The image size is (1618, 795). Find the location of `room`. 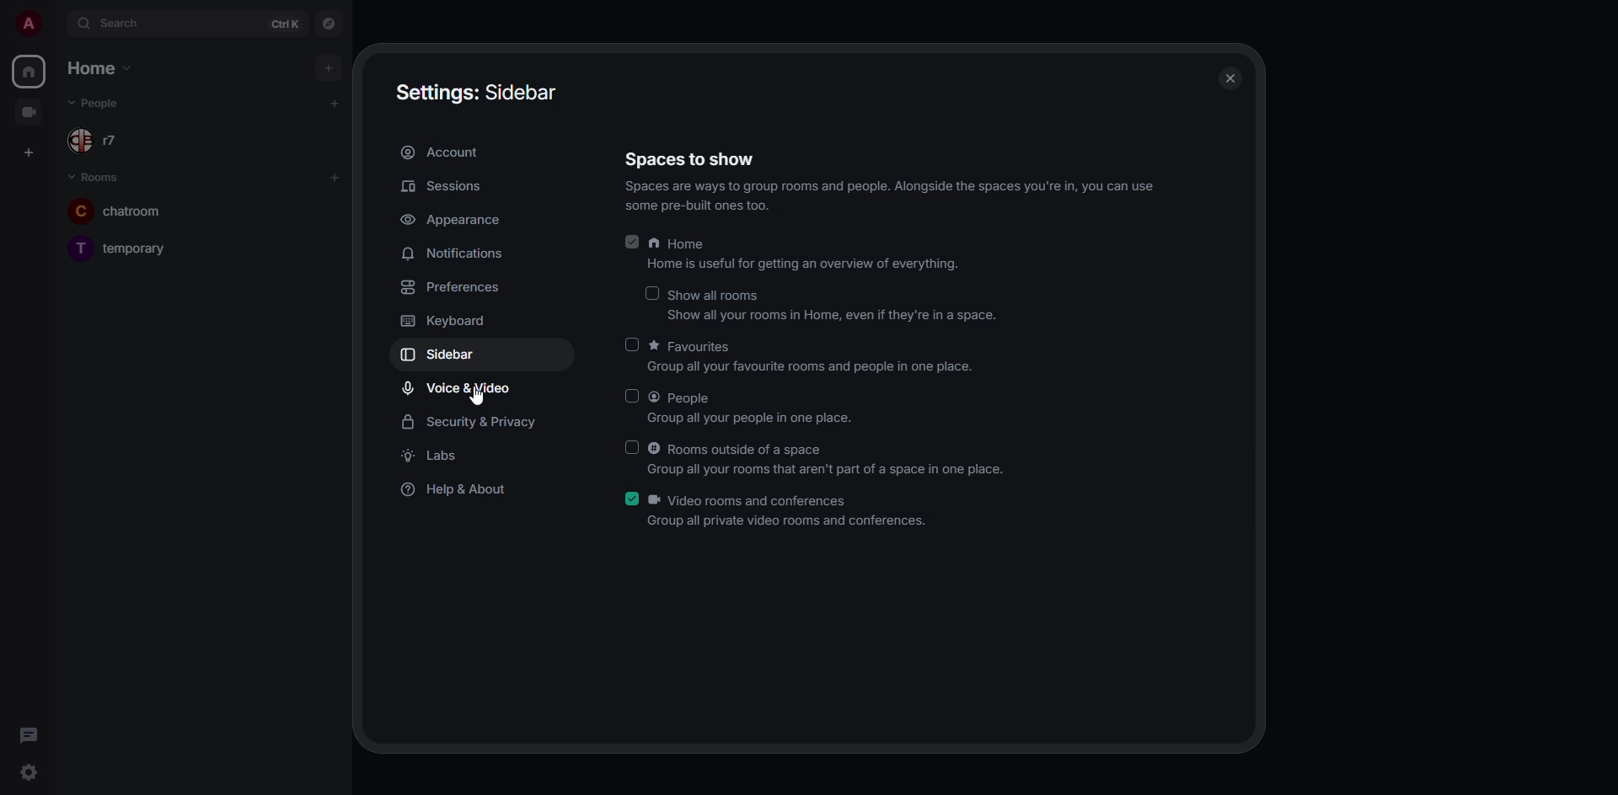

room is located at coordinates (124, 248).